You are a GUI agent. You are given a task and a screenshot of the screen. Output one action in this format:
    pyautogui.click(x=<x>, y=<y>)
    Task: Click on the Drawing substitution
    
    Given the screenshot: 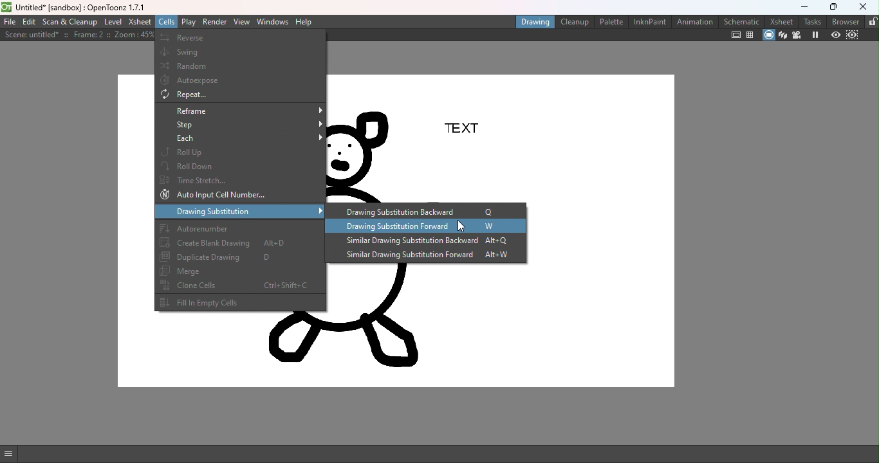 What is the action you would take?
    pyautogui.click(x=242, y=213)
    